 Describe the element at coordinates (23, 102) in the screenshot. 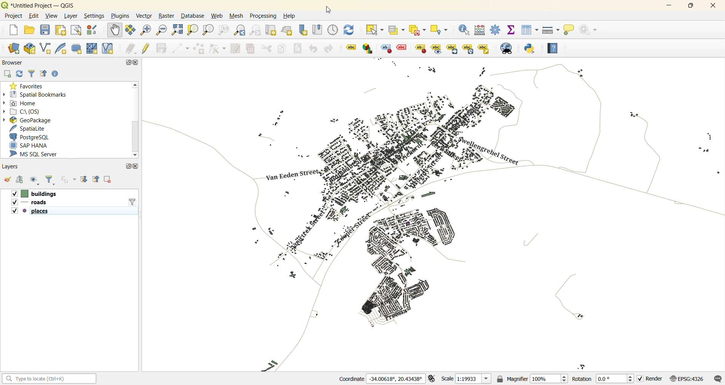

I see `home` at that location.